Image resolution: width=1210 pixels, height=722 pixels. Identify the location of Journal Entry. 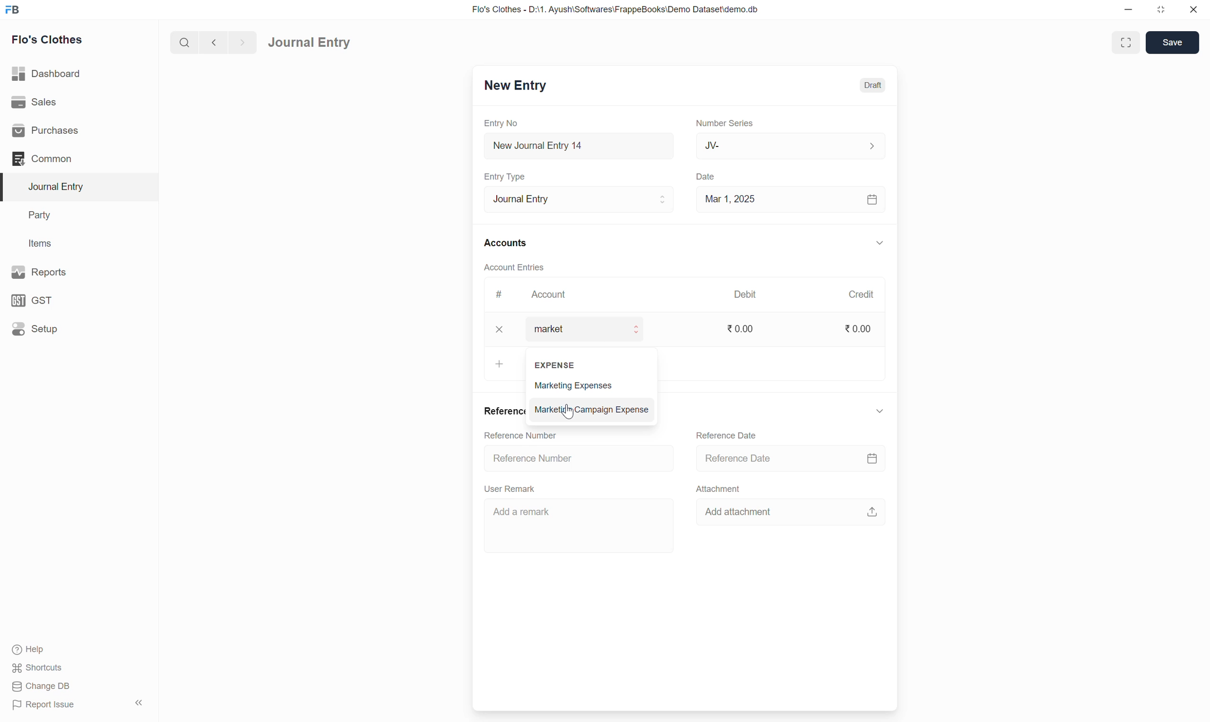
(60, 186).